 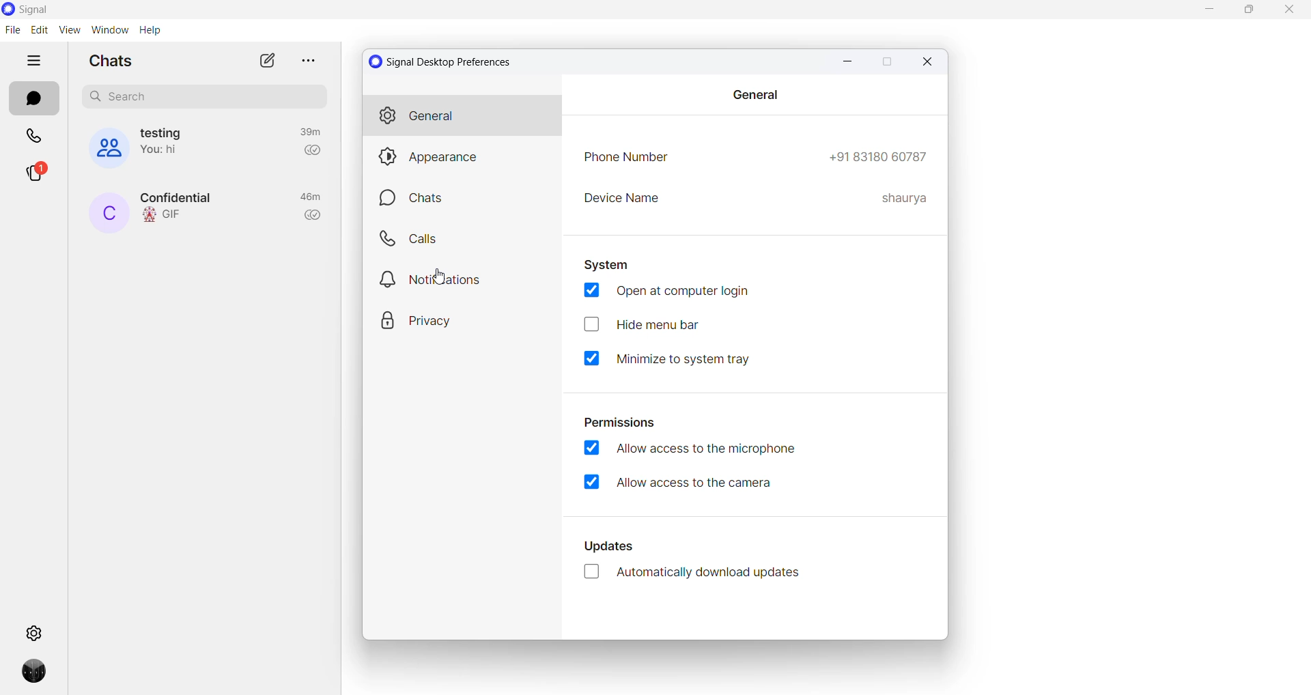 I want to click on minimize, so click(x=1203, y=10).